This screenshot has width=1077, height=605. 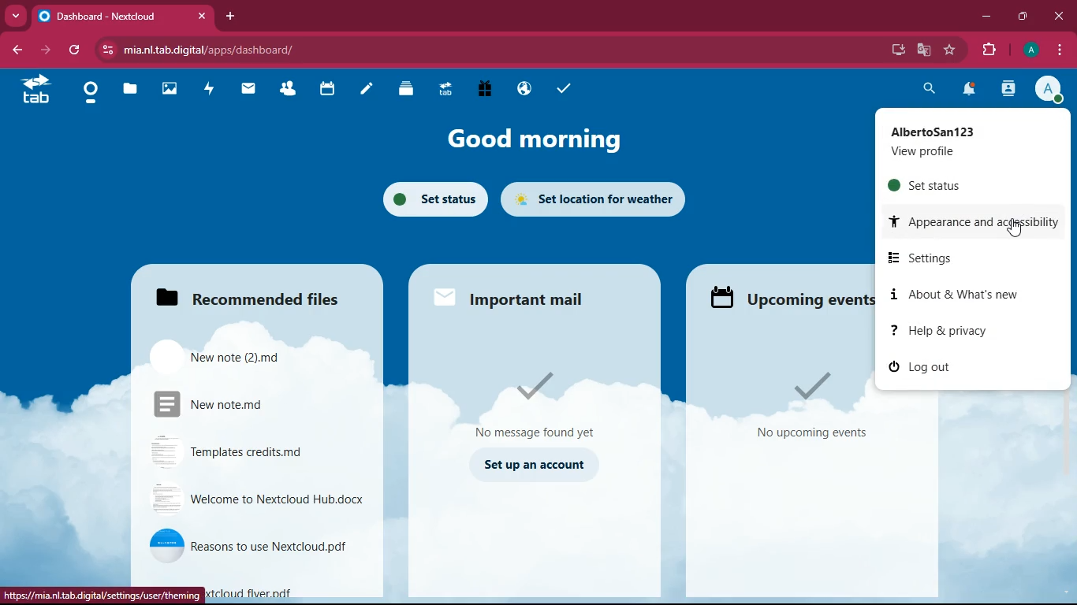 What do you see at coordinates (483, 88) in the screenshot?
I see `gift` at bounding box center [483, 88].